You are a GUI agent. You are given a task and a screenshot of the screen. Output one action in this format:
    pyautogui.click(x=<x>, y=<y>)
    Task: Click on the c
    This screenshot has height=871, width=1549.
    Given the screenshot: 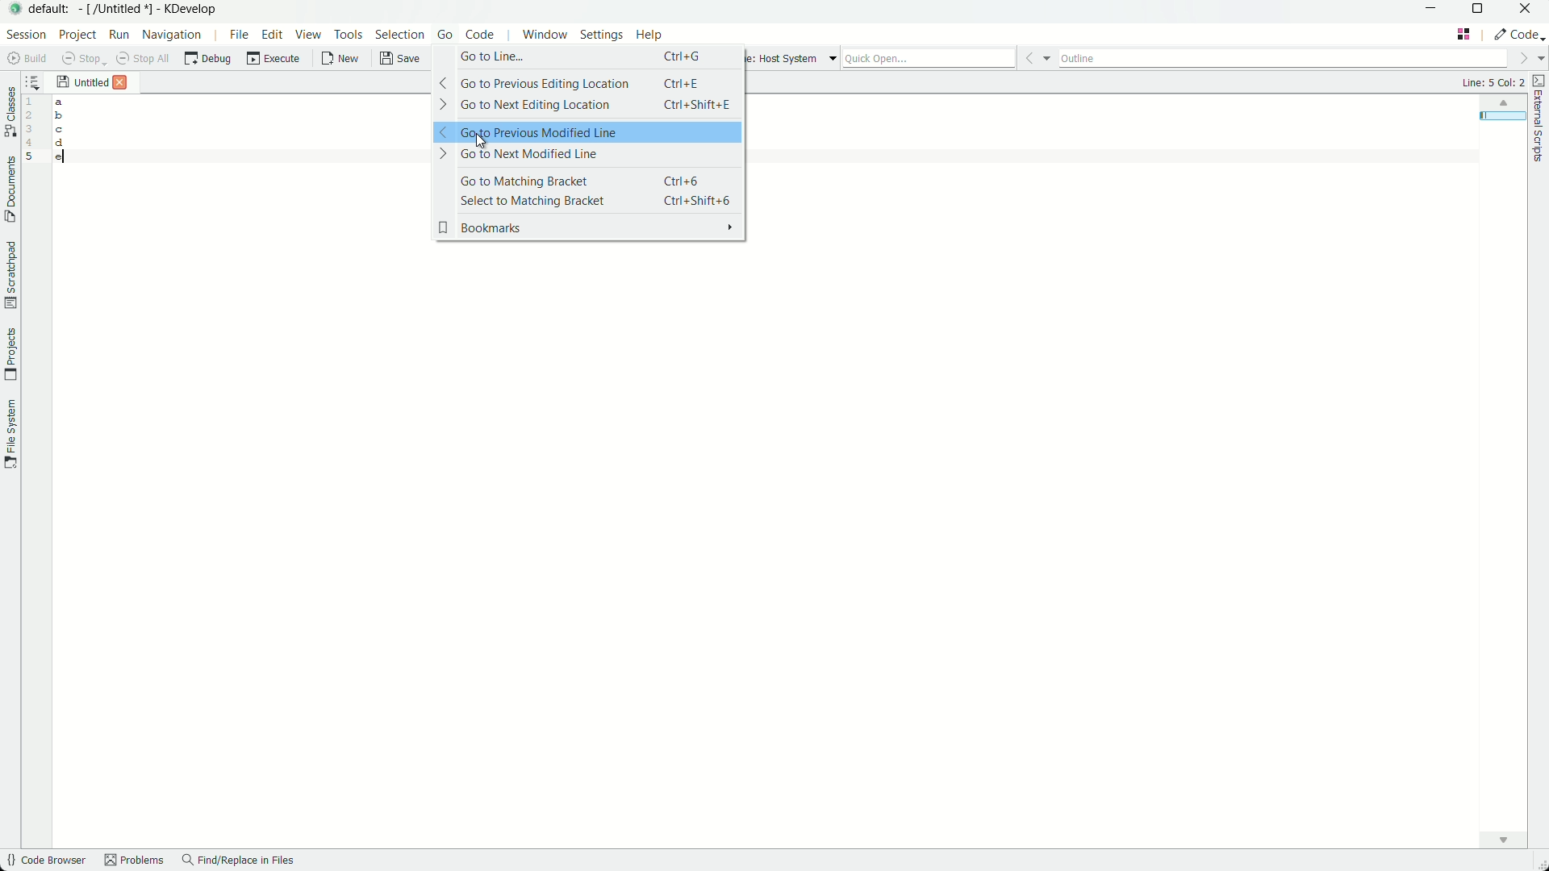 What is the action you would take?
    pyautogui.click(x=62, y=129)
    